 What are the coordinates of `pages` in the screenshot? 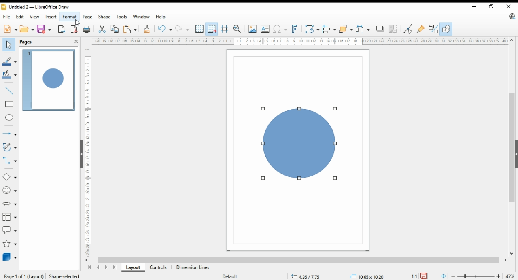 It's located at (26, 42).